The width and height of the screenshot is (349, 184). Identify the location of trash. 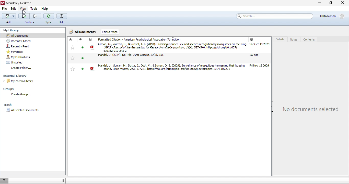
(8, 105).